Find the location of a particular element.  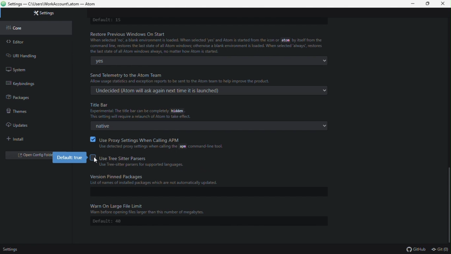

Send Telemetry to the Atom Team is located at coordinates (213, 77).